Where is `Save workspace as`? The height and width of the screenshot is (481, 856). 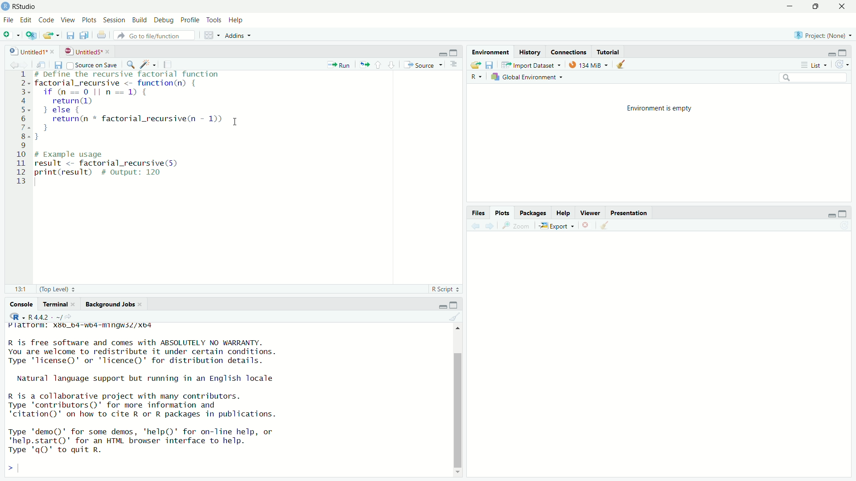
Save workspace as is located at coordinates (491, 65).